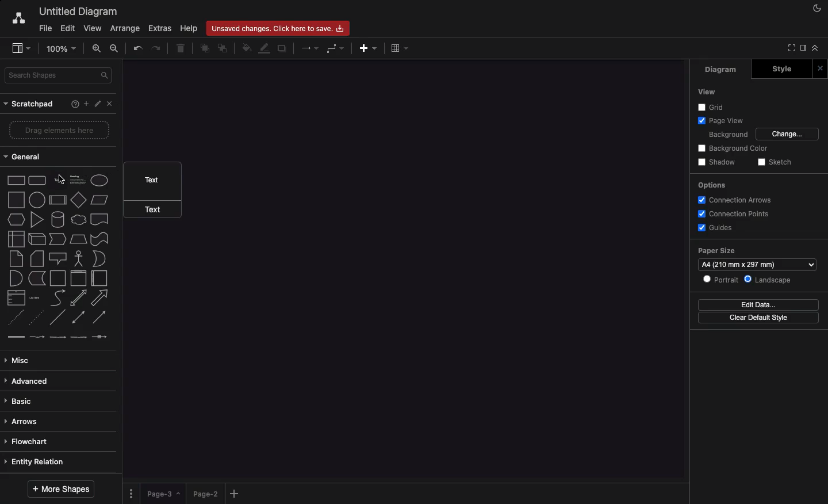 Image resolution: width=828 pixels, height=504 pixels. I want to click on Table, so click(400, 48).